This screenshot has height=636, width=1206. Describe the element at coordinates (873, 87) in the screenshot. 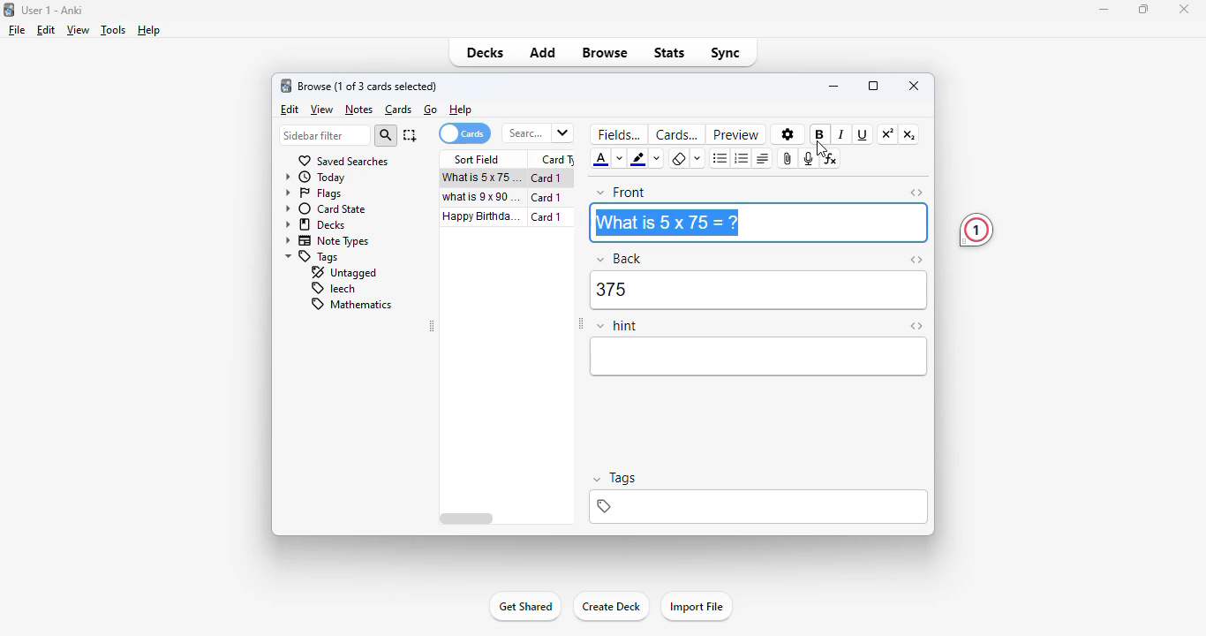

I see `maximize` at that location.